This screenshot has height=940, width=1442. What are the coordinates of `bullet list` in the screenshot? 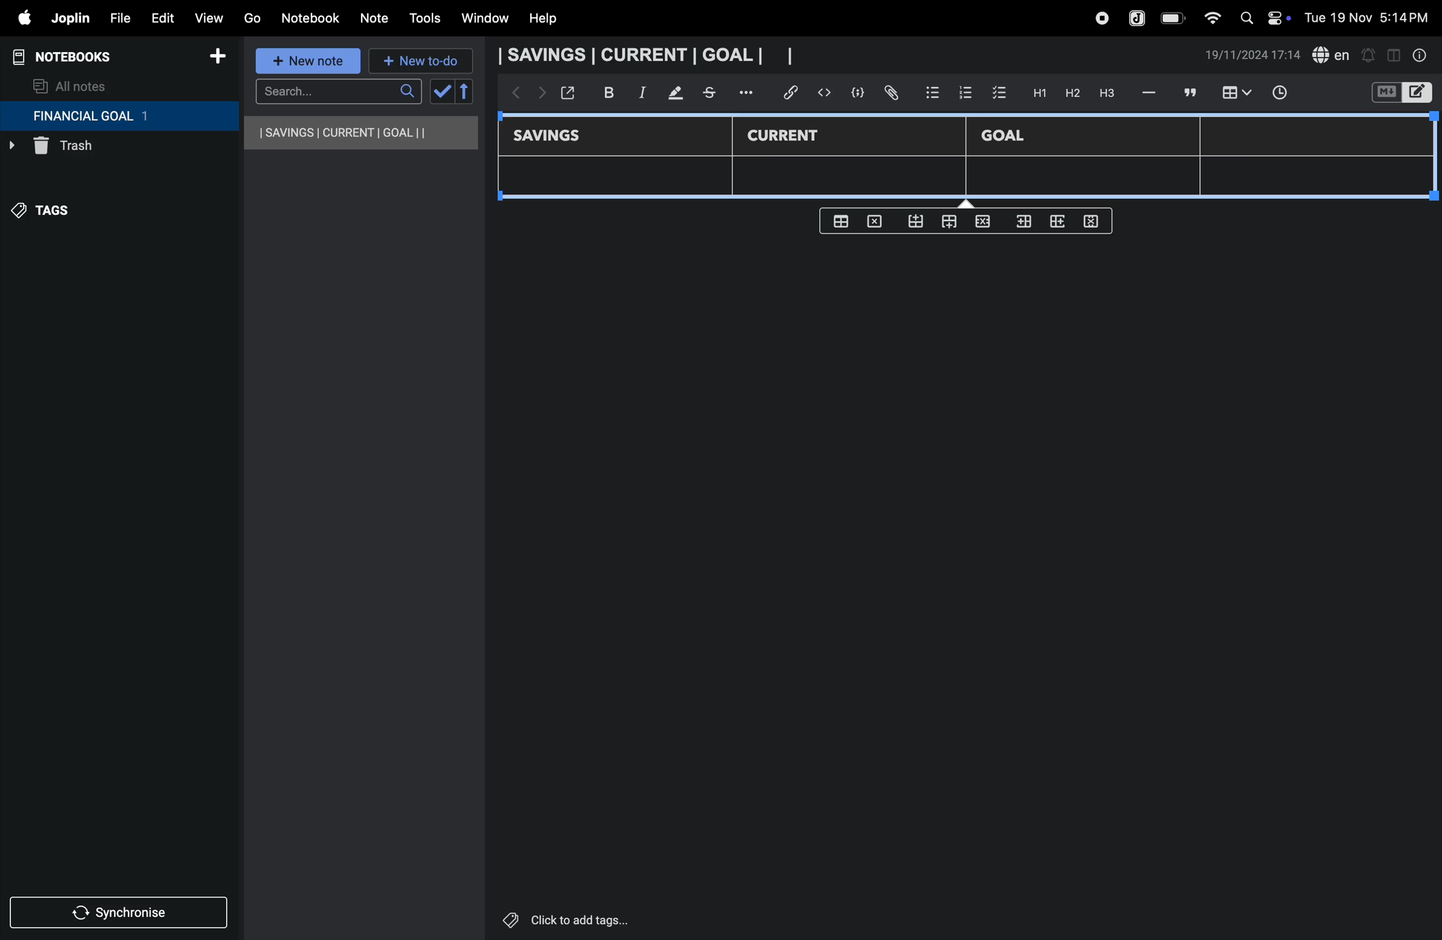 It's located at (932, 91).